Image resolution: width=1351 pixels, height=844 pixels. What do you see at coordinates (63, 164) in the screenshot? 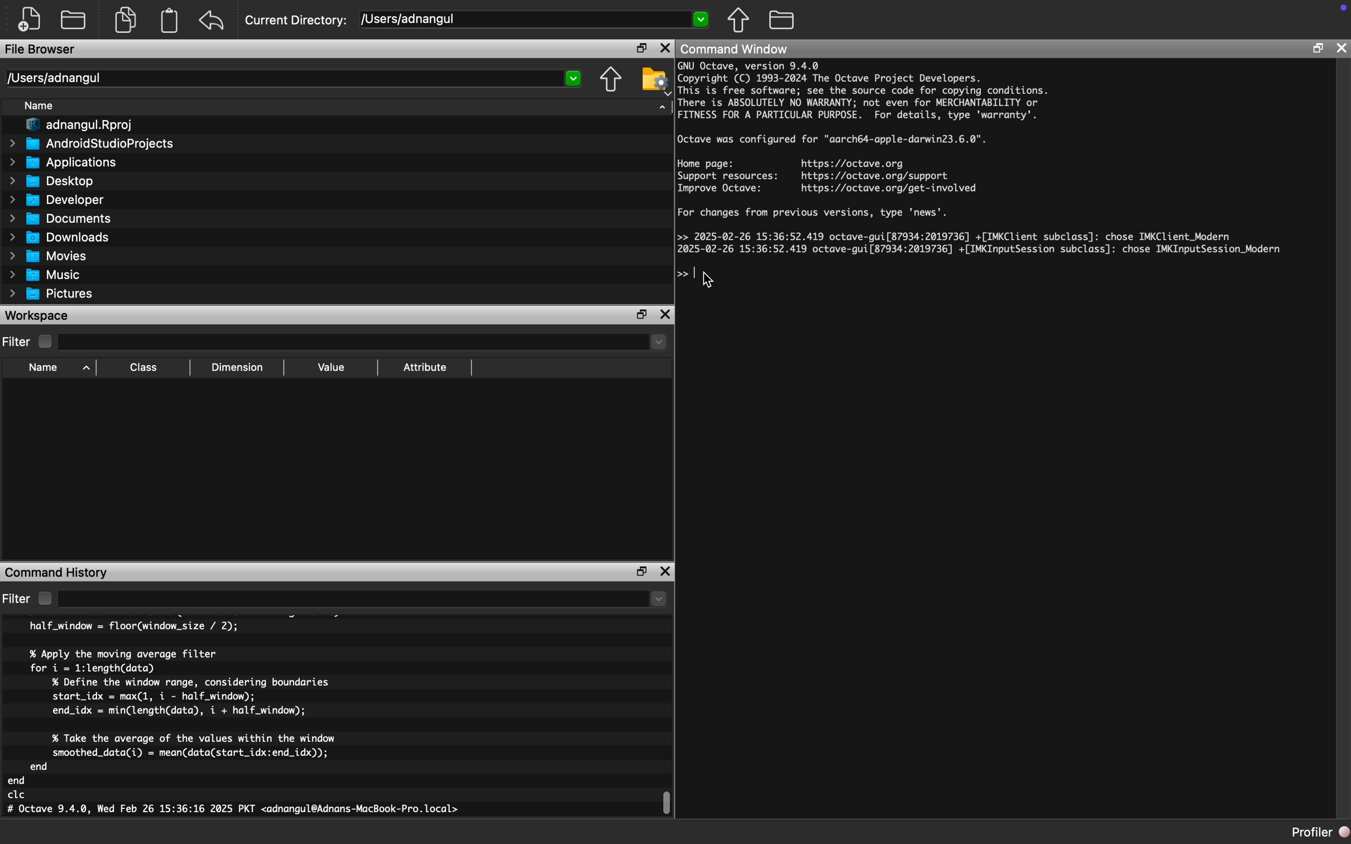
I see `Applications` at bounding box center [63, 164].